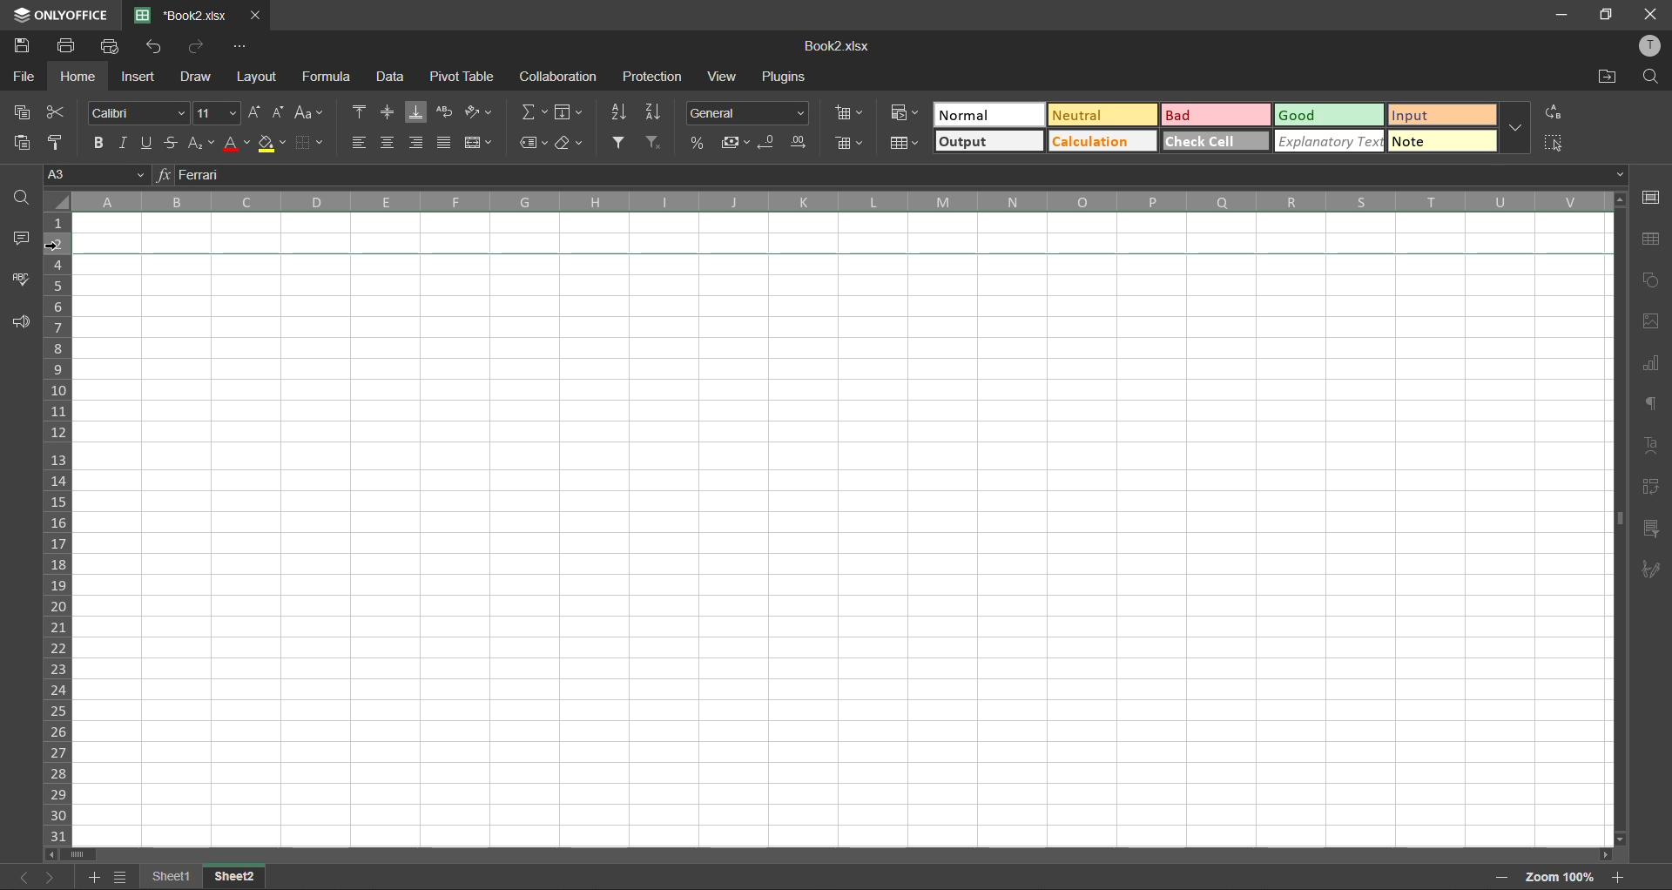  Describe the element at coordinates (1651, 15) in the screenshot. I see `close` at that location.